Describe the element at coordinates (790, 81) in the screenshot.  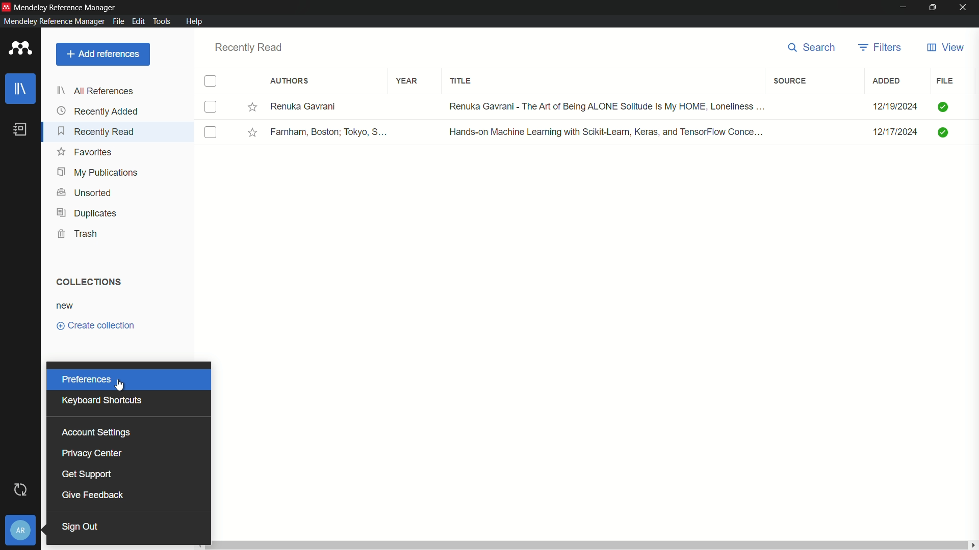
I see `filters` at that location.